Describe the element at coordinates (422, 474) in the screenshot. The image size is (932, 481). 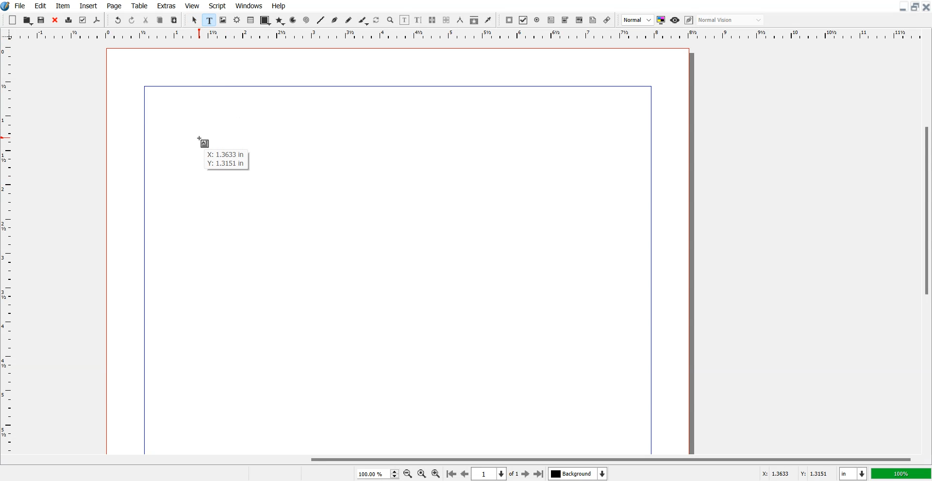
I see `Zoom to 100%` at that location.